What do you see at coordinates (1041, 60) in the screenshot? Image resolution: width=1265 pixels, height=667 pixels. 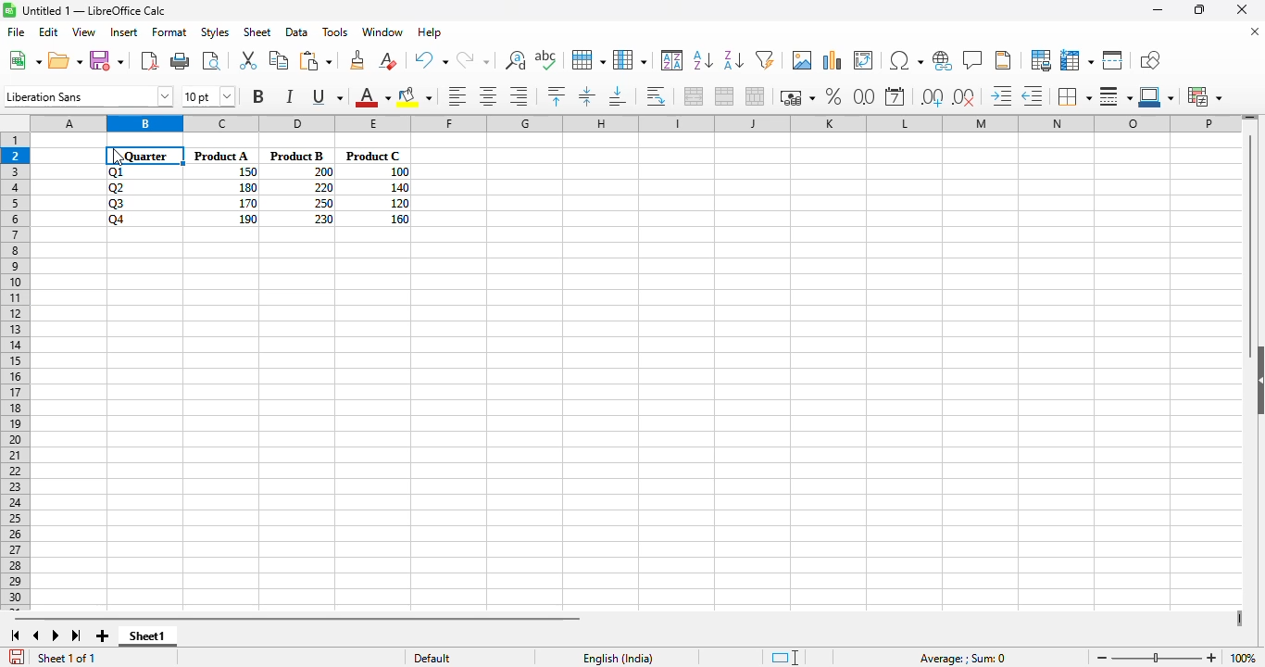 I see `define print area` at bounding box center [1041, 60].